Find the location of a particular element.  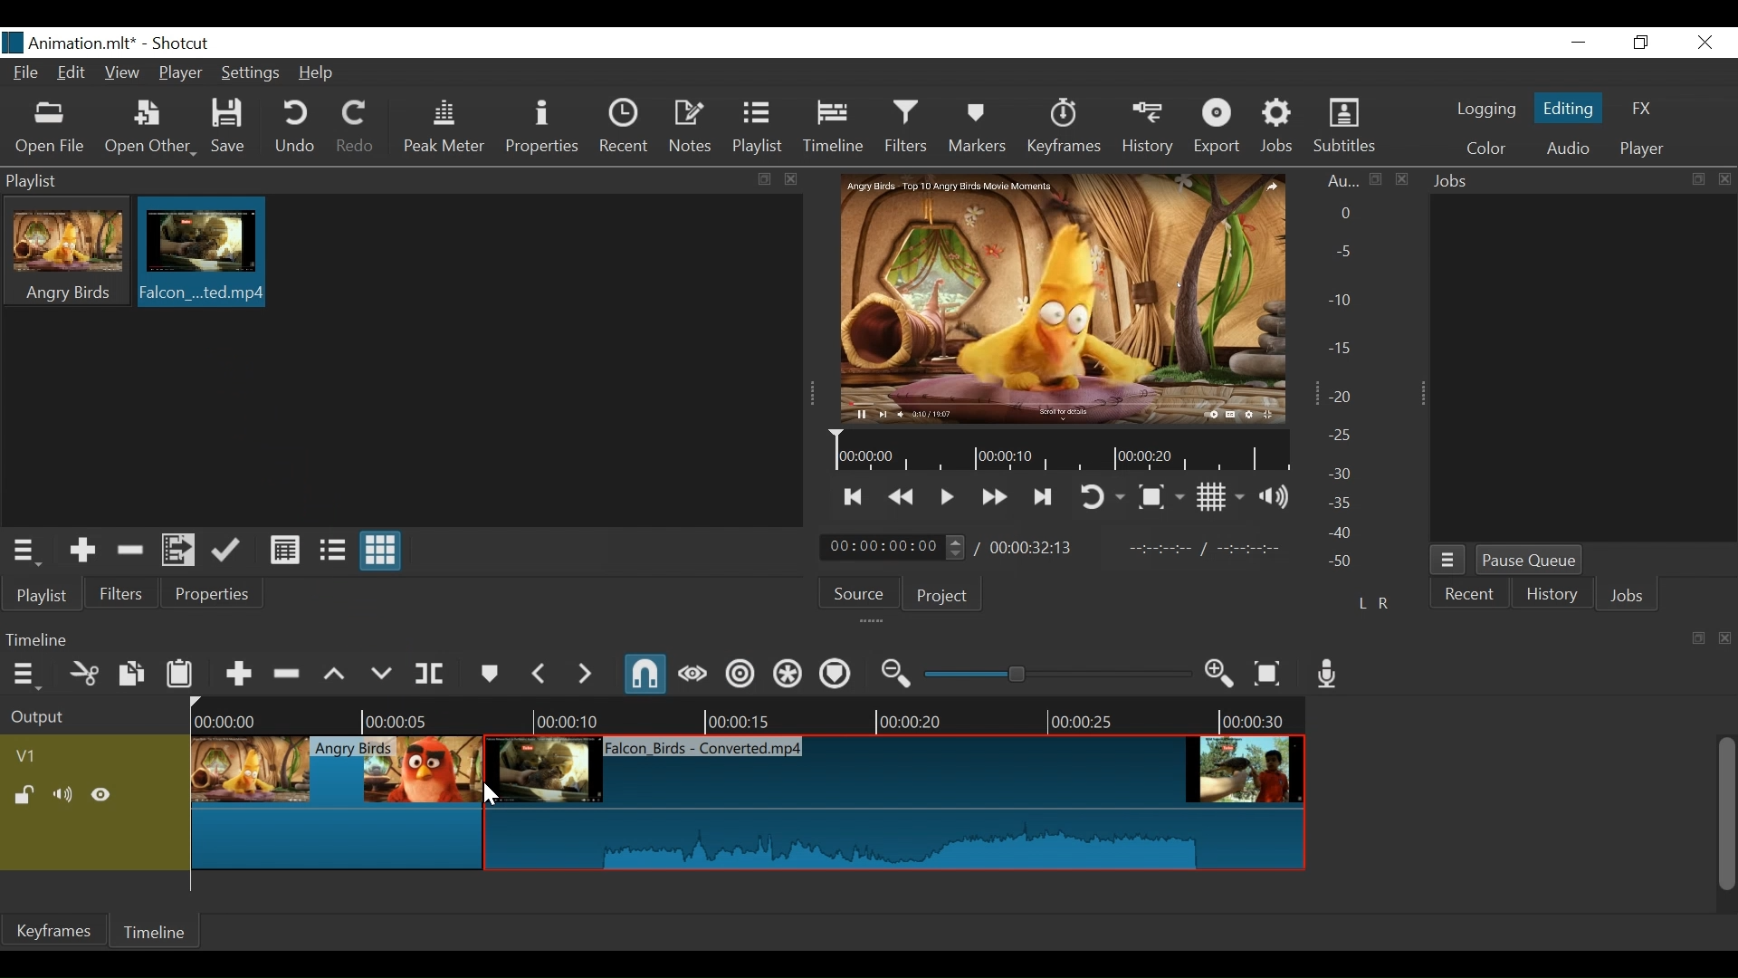

Skip to the next point is located at coordinates (1045, 499).